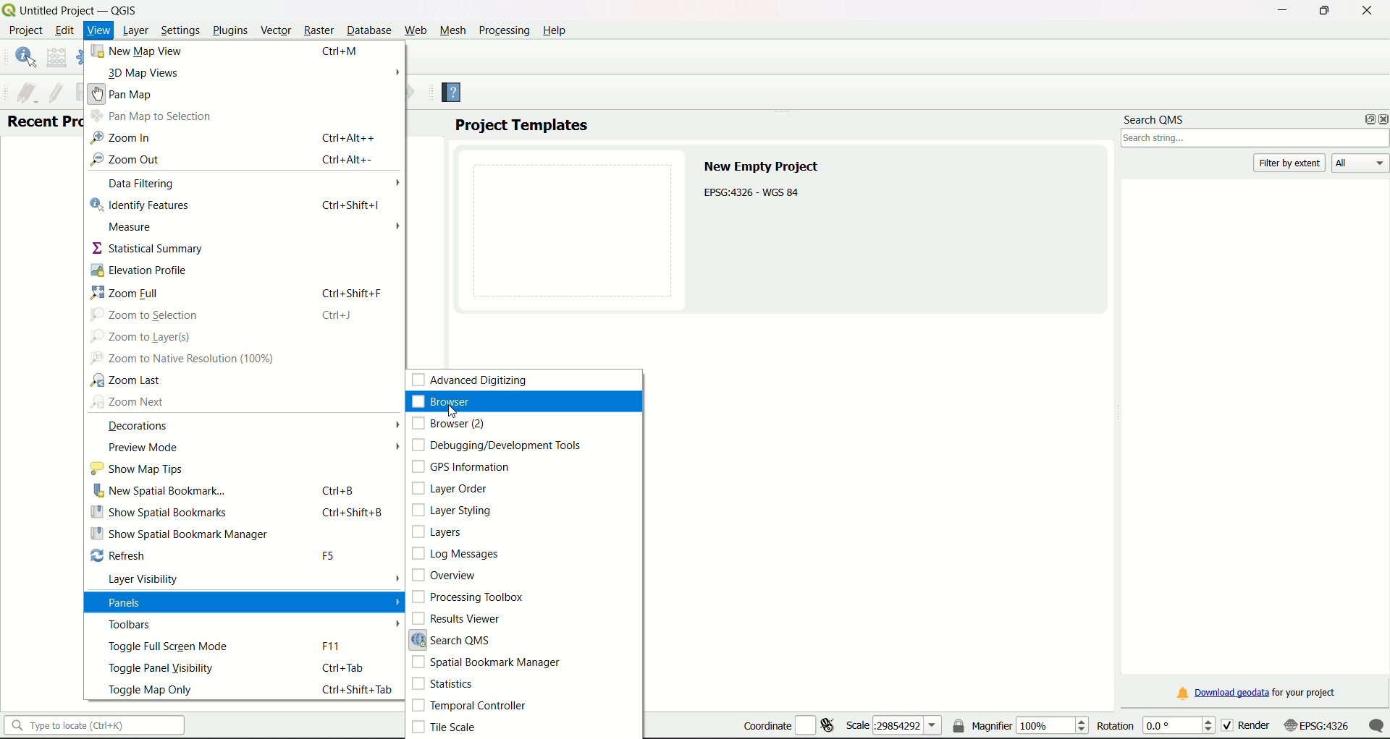  I want to click on zoom last, so click(124, 381).